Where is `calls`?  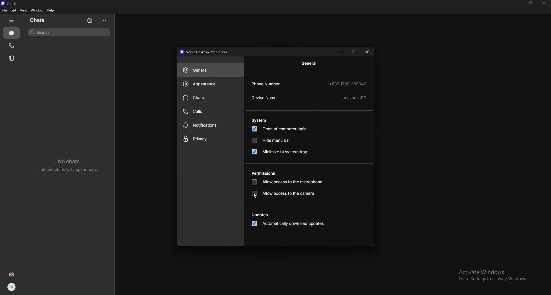
calls is located at coordinates (13, 45).